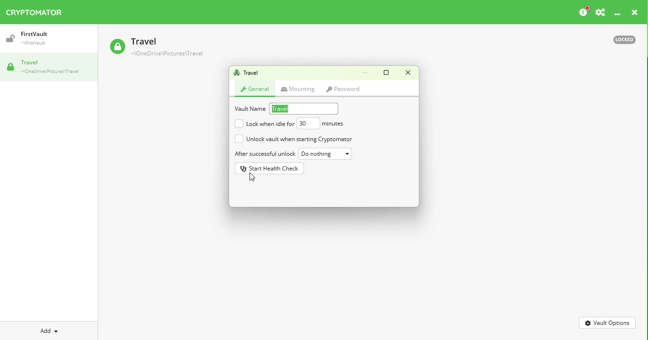  What do you see at coordinates (297, 89) in the screenshot?
I see `Mounting` at bounding box center [297, 89].